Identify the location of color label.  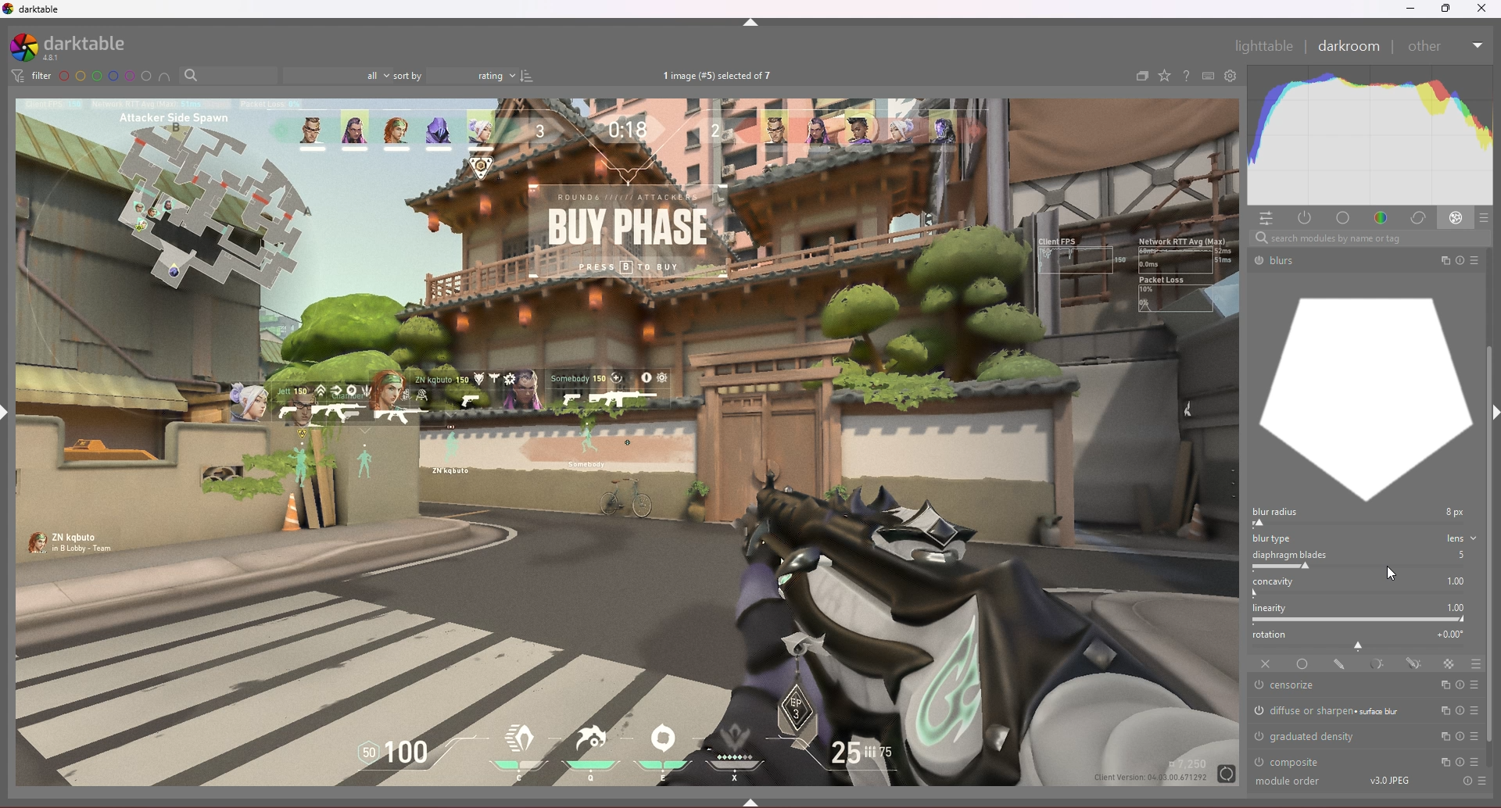
(105, 75).